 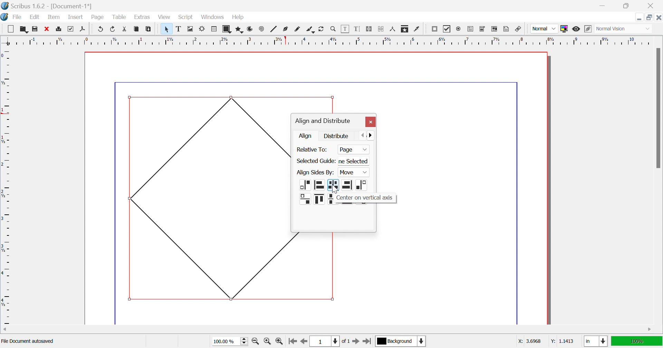 I want to click on Distribute, so click(x=337, y=135).